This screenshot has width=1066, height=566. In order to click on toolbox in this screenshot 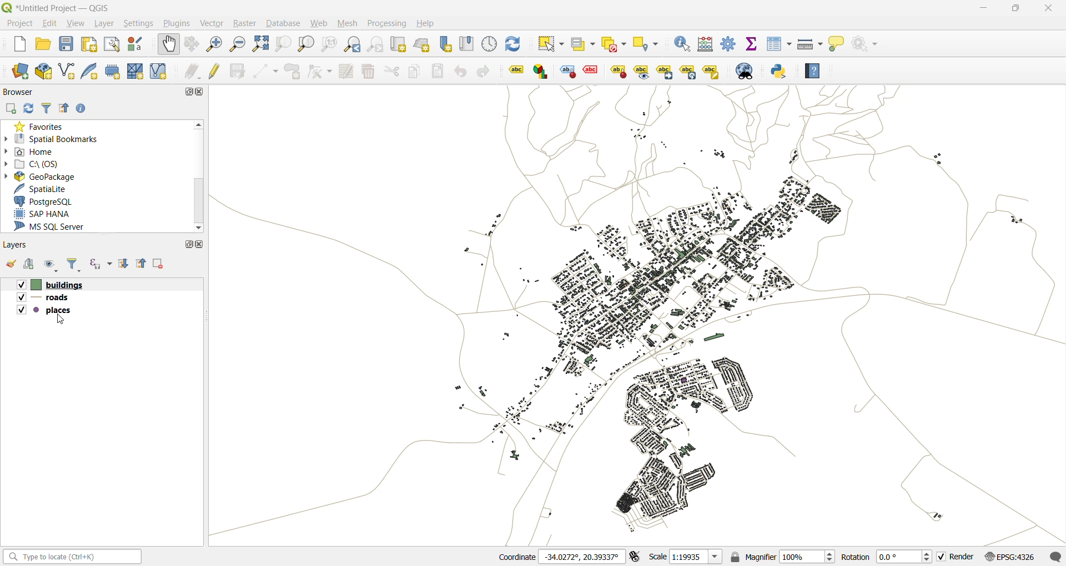, I will do `click(729, 46)`.